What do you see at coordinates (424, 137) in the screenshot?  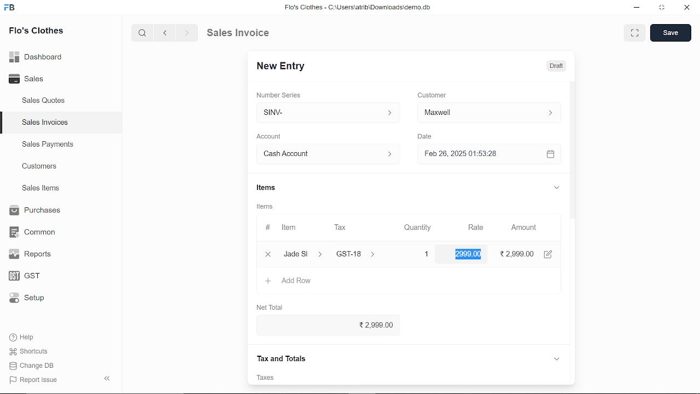 I see `Date` at bounding box center [424, 137].